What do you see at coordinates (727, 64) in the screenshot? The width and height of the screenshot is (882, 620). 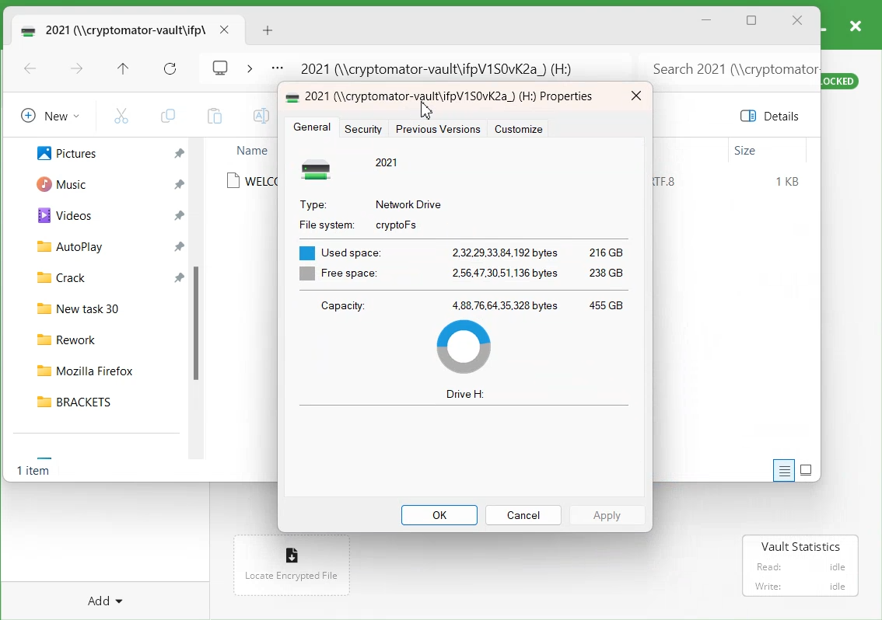 I see `Search bar` at bounding box center [727, 64].